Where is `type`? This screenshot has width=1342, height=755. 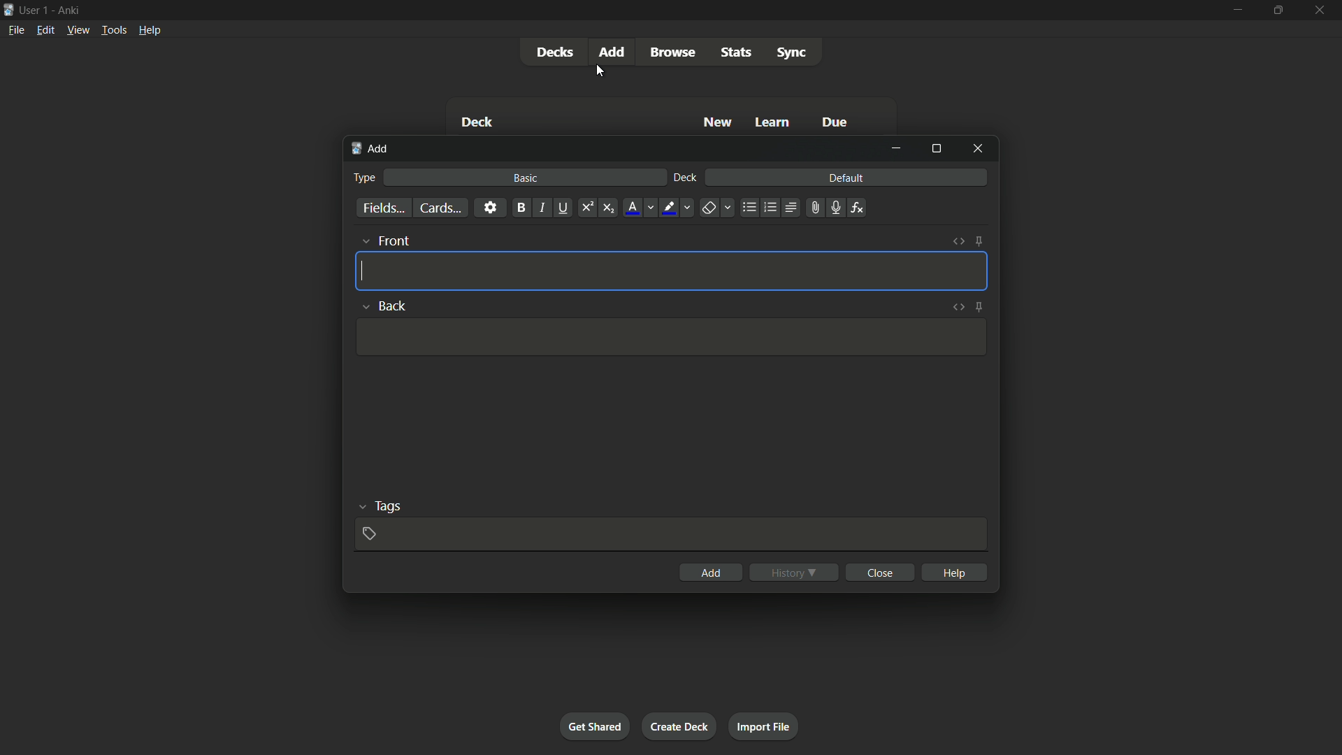 type is located at coordinates (363, 178).